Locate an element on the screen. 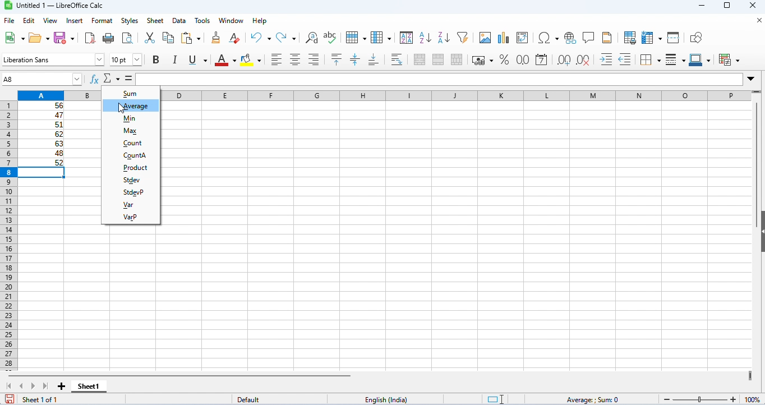  cut is located at coordinates (149, 37).